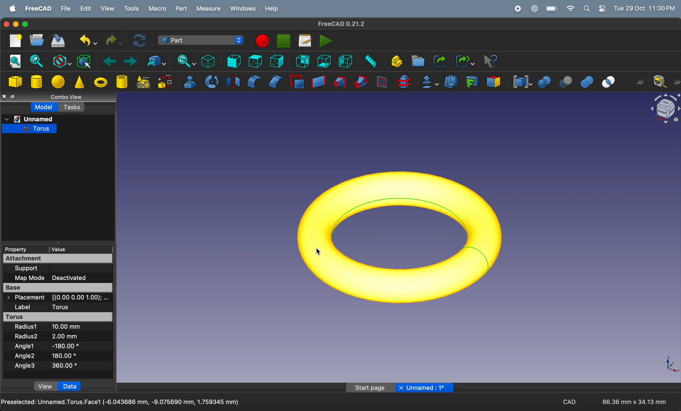  What do you see at coordinates (35, 62) in the screenshot?
I see `fit section` at bounding box center [35, 62].